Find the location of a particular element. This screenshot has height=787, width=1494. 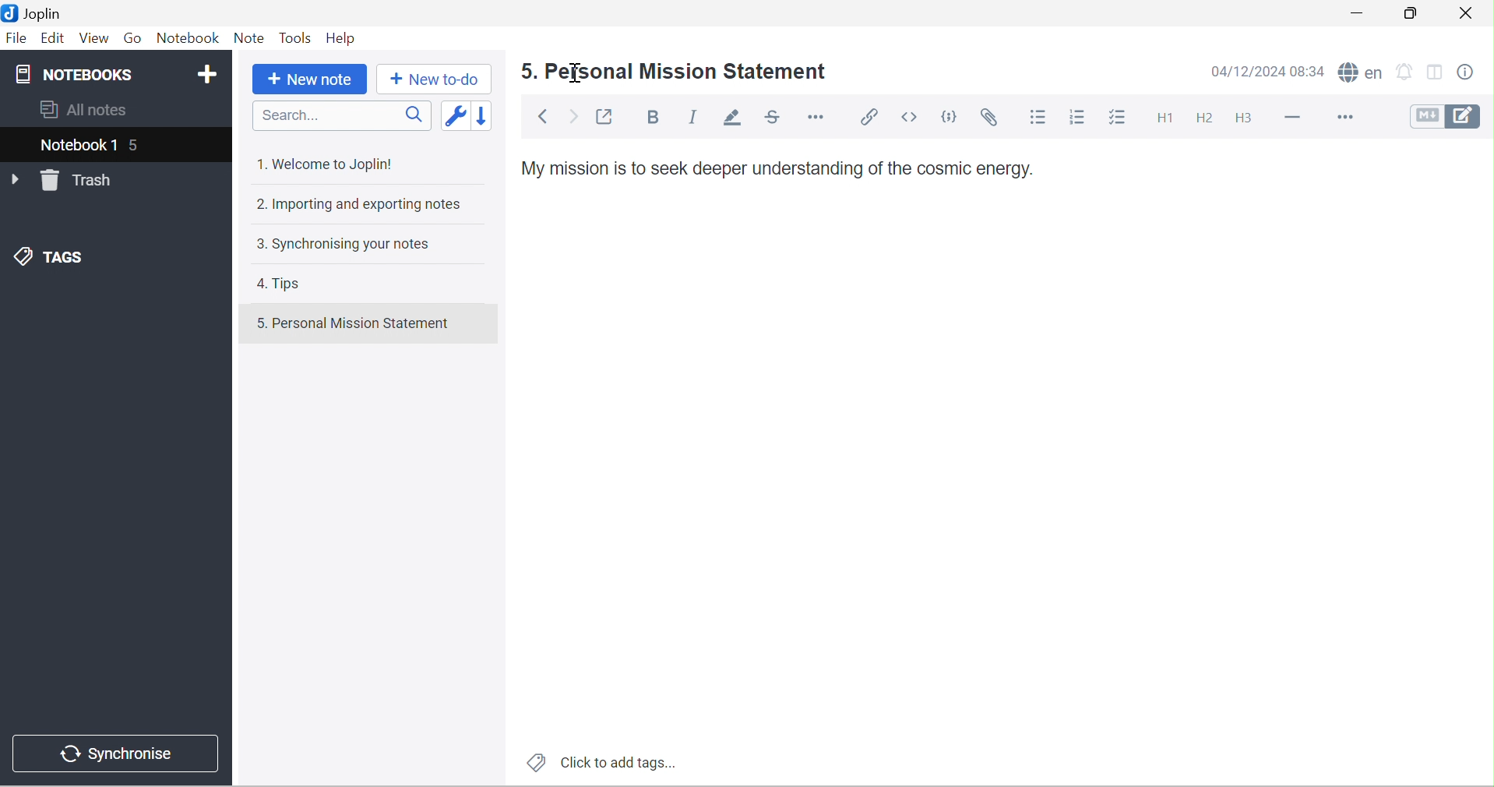

Heading 2 is located at coordinates (1207, 118).